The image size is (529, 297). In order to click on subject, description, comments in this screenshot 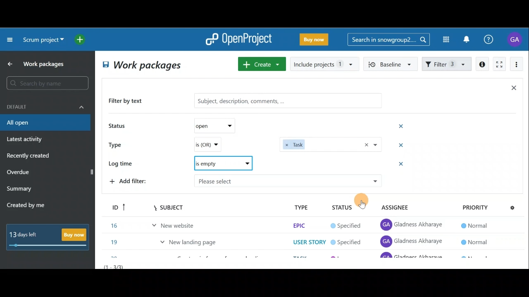, I will do `click(282, 100)`.